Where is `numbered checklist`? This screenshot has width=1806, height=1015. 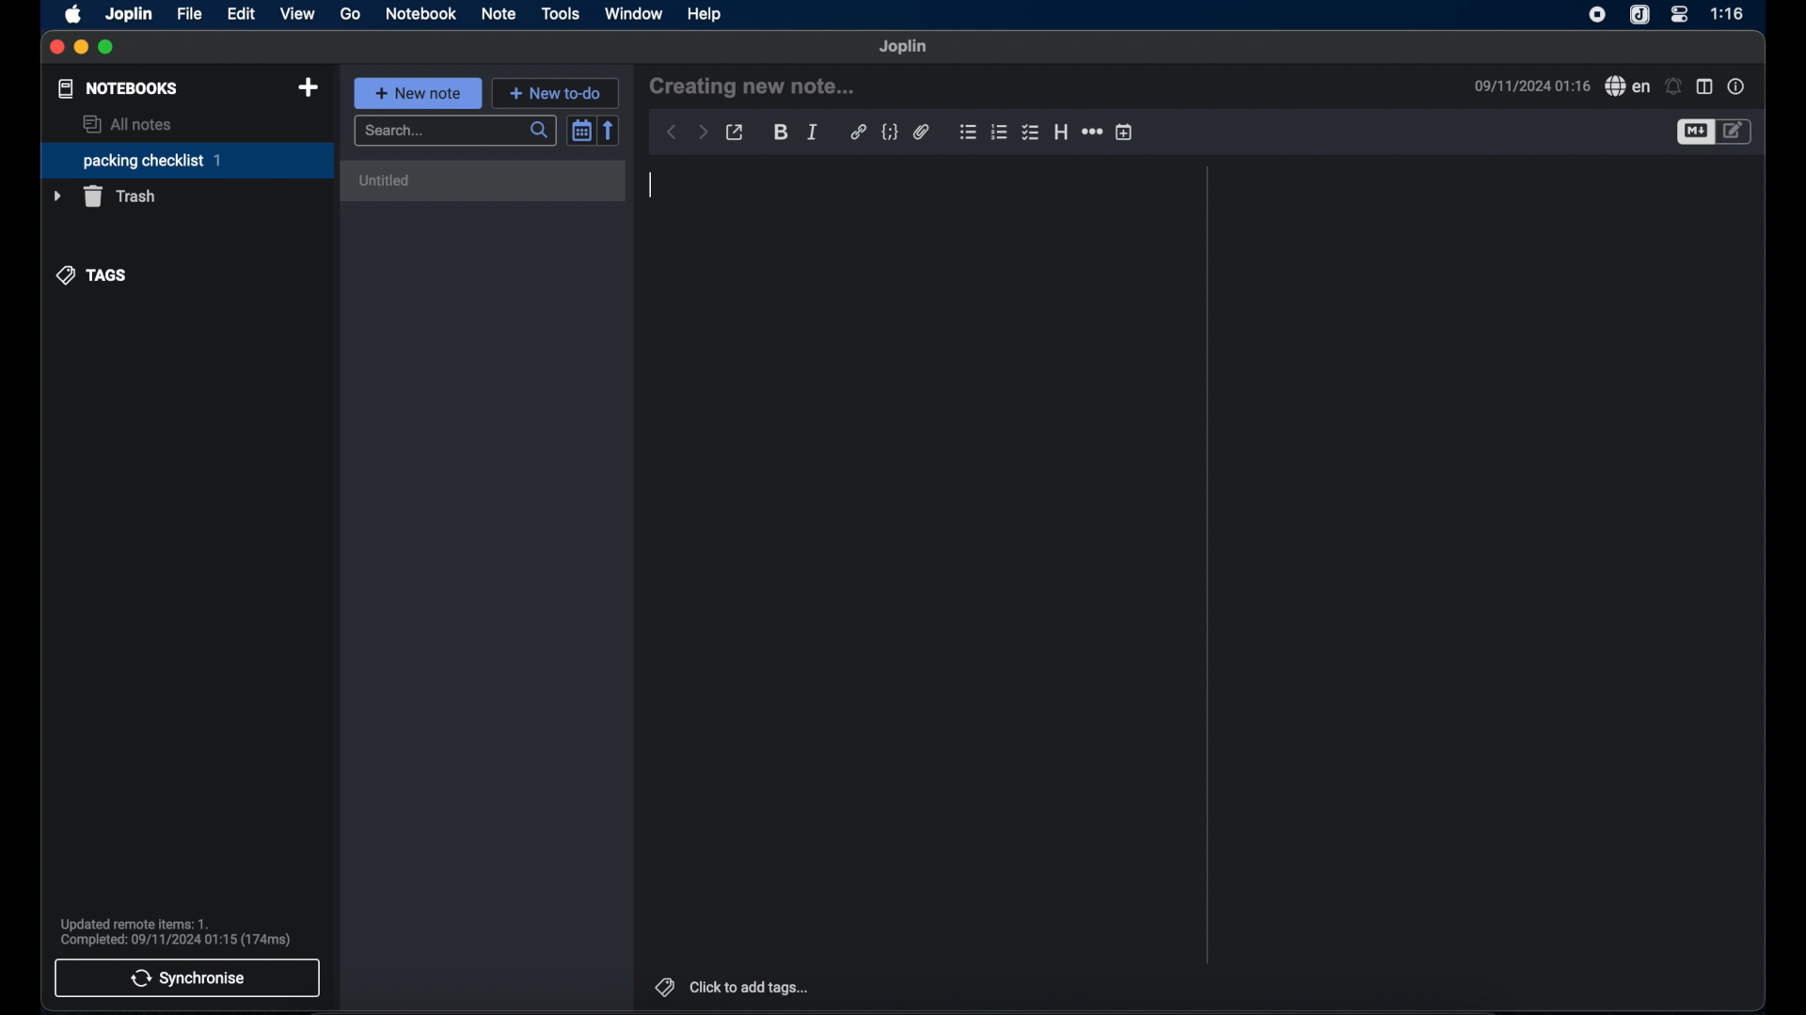
numbered checklist is located at coordinates (1000, 133).